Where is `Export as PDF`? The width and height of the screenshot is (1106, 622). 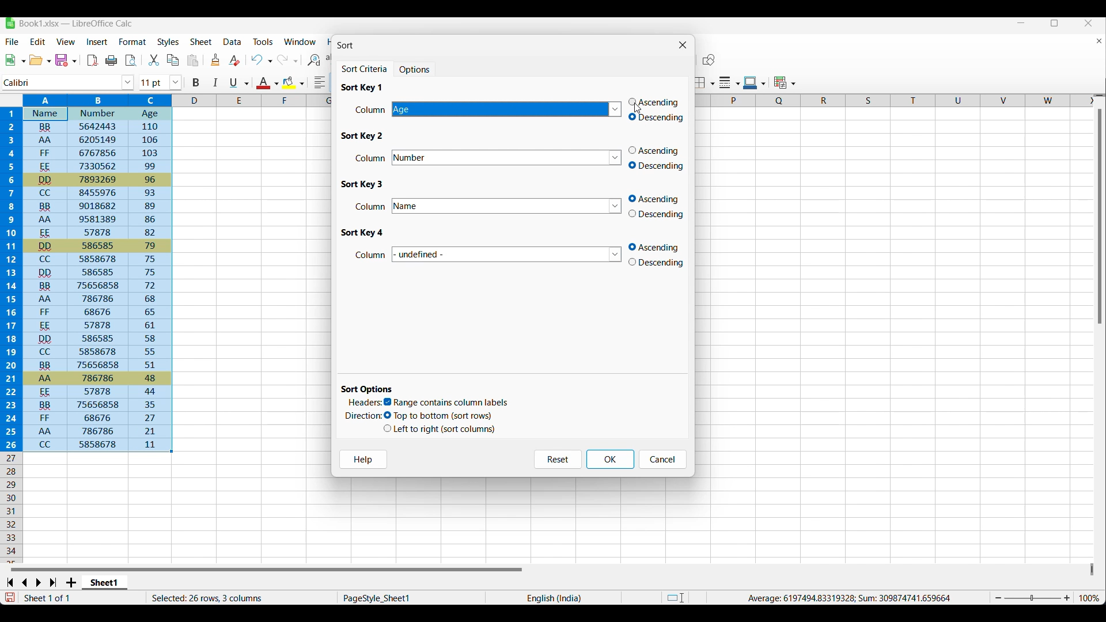
Export as PDF is located at coordinates (93, 60).